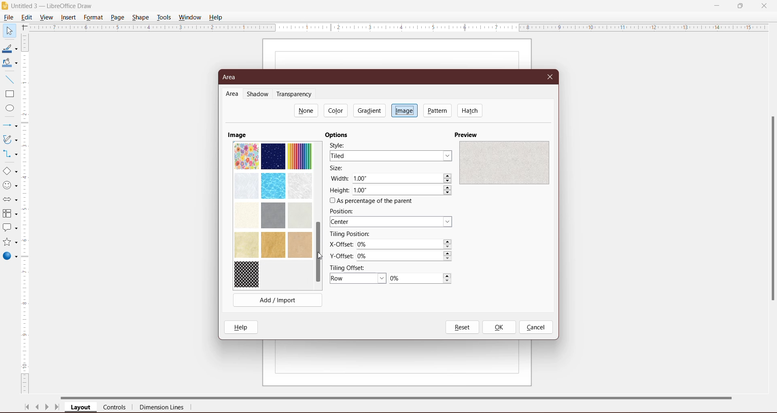  What do you see at coordinates (217, 17) in the screenshot?
I see `Help` at bounding box center [217, 17].